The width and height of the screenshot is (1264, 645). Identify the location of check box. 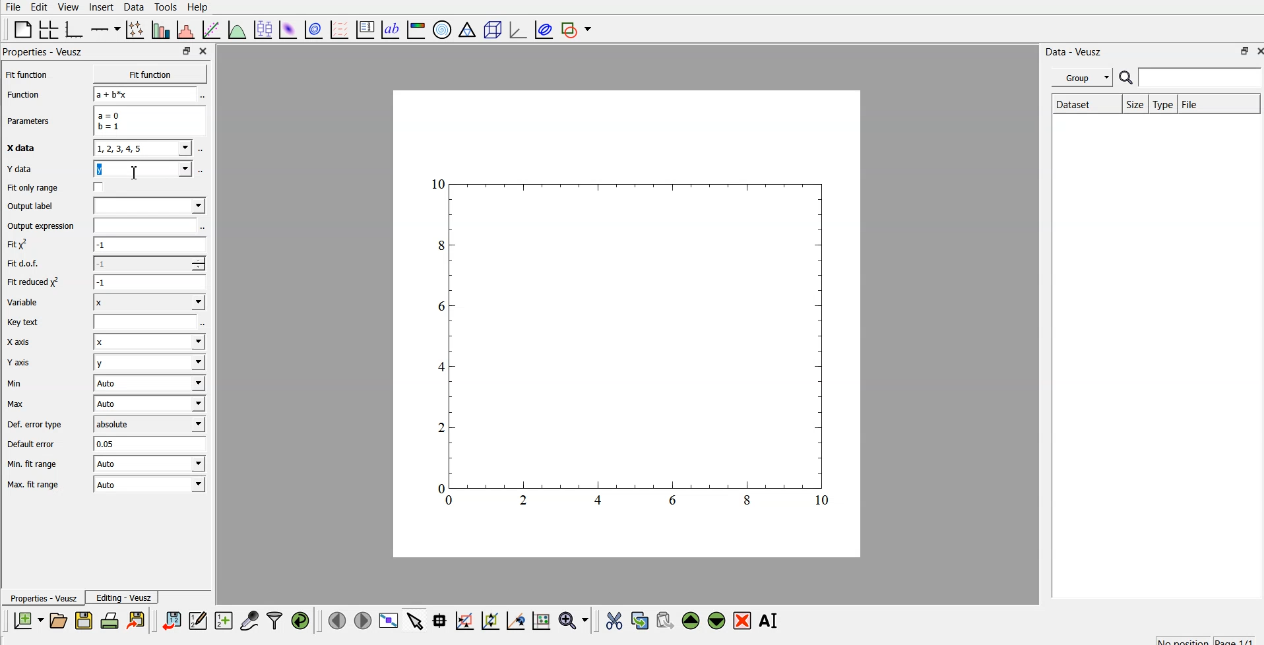
(100, 187).